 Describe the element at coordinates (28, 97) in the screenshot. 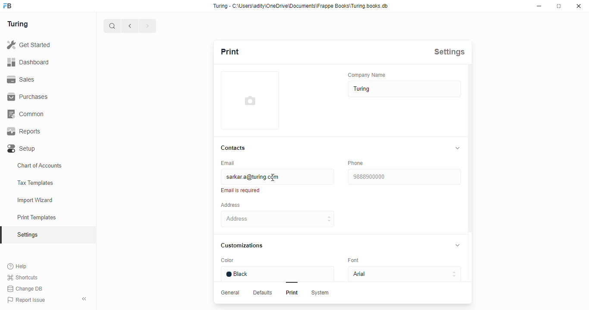

I see `Purchases` at that location.